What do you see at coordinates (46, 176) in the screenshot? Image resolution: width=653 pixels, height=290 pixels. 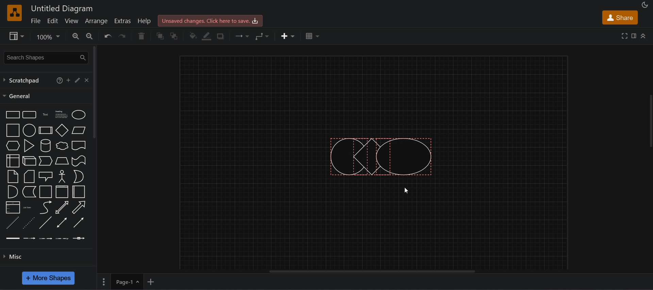 I see `call out` at bounding box center [46, 176].